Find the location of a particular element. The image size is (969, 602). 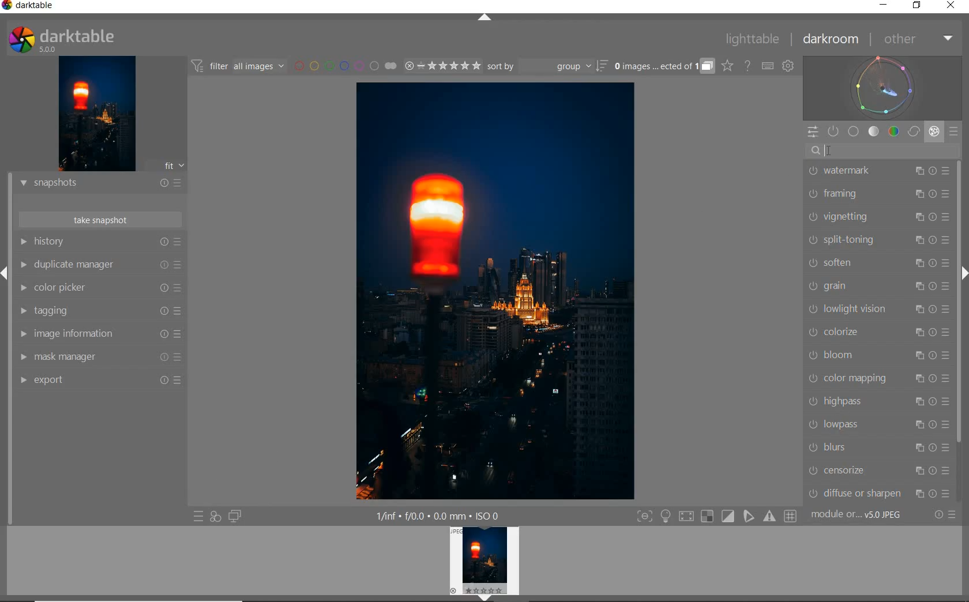

EXPORT is located at coordinates (77, 381).